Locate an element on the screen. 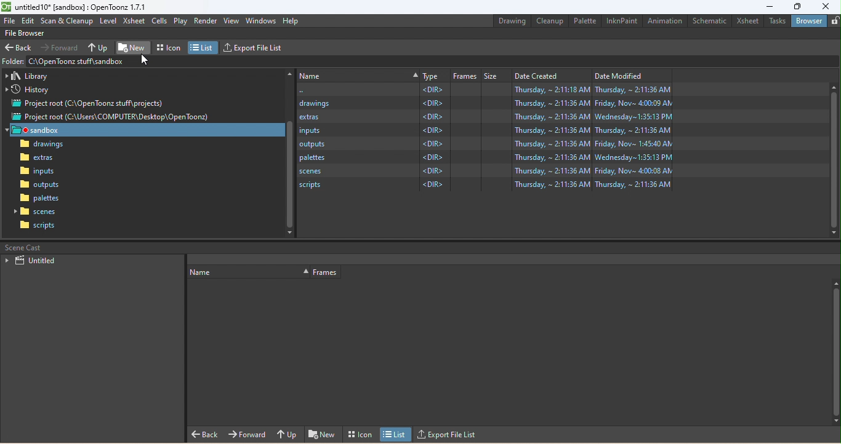  drawings is located at coordinates (42, 145).